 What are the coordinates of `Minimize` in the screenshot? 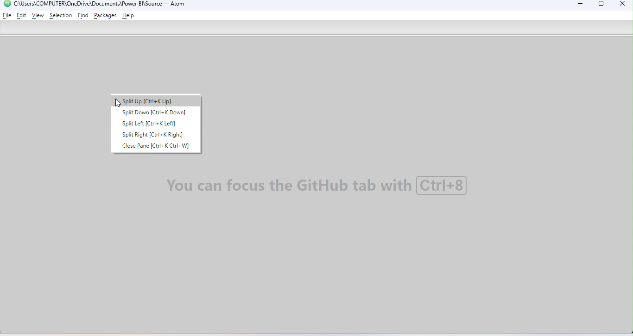 It's located at (578, 5).